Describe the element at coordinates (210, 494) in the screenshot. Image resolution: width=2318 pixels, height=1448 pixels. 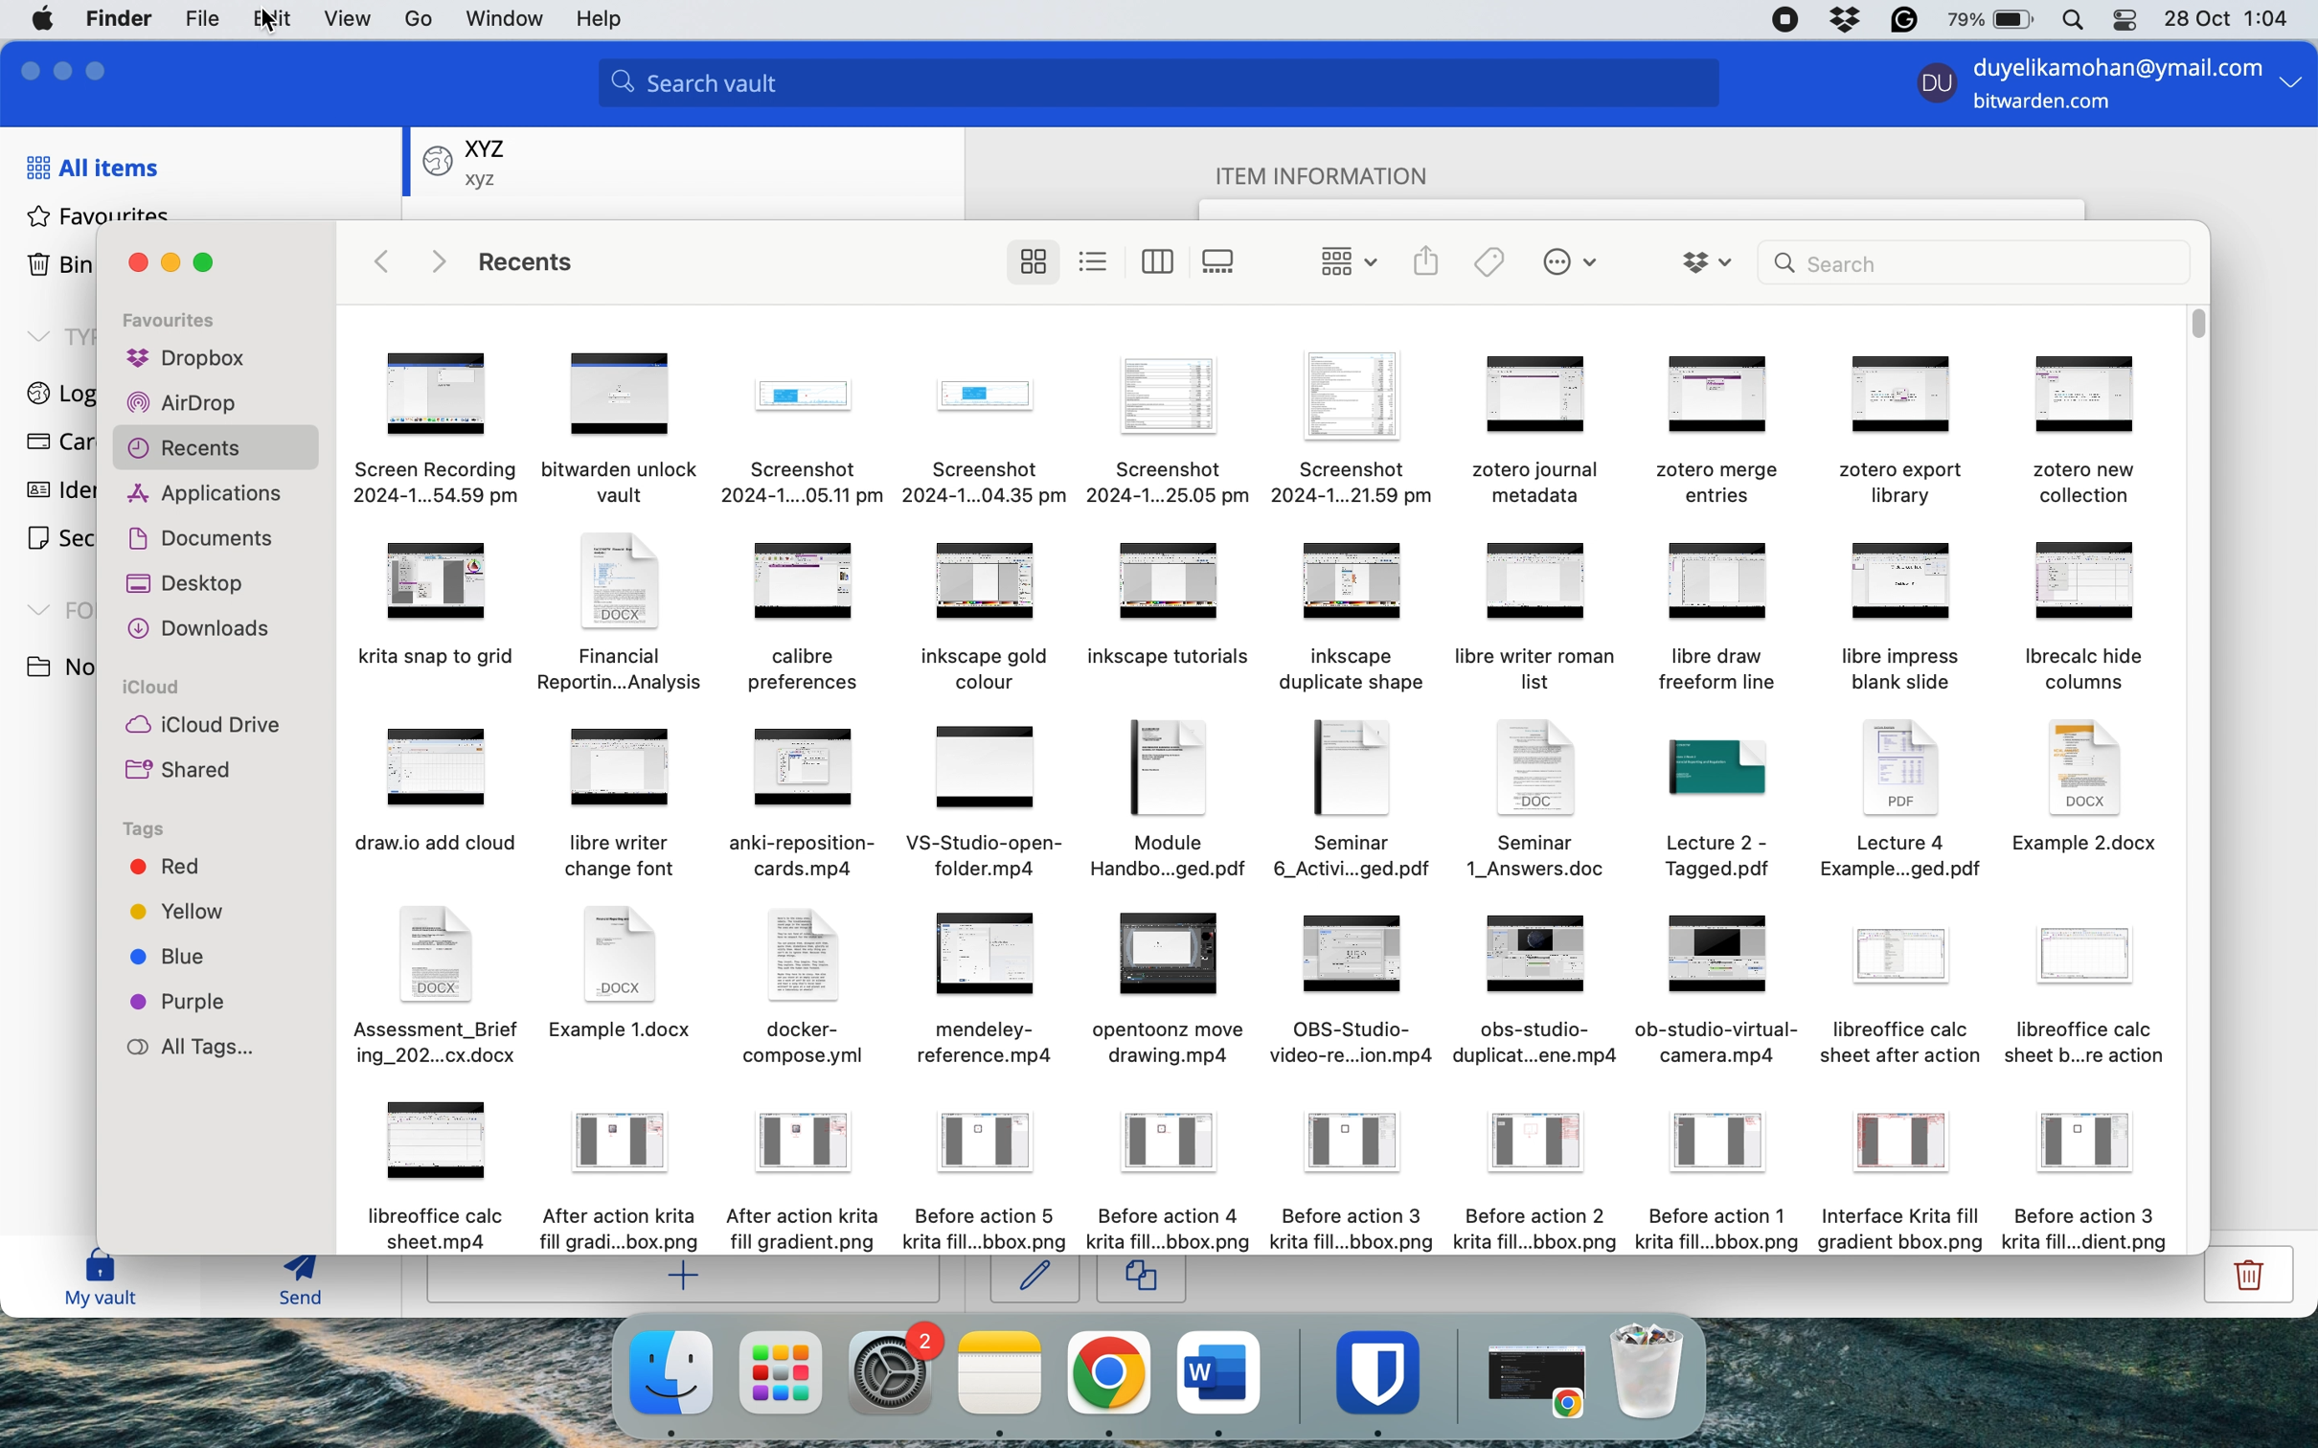
I see `applications` at that location.